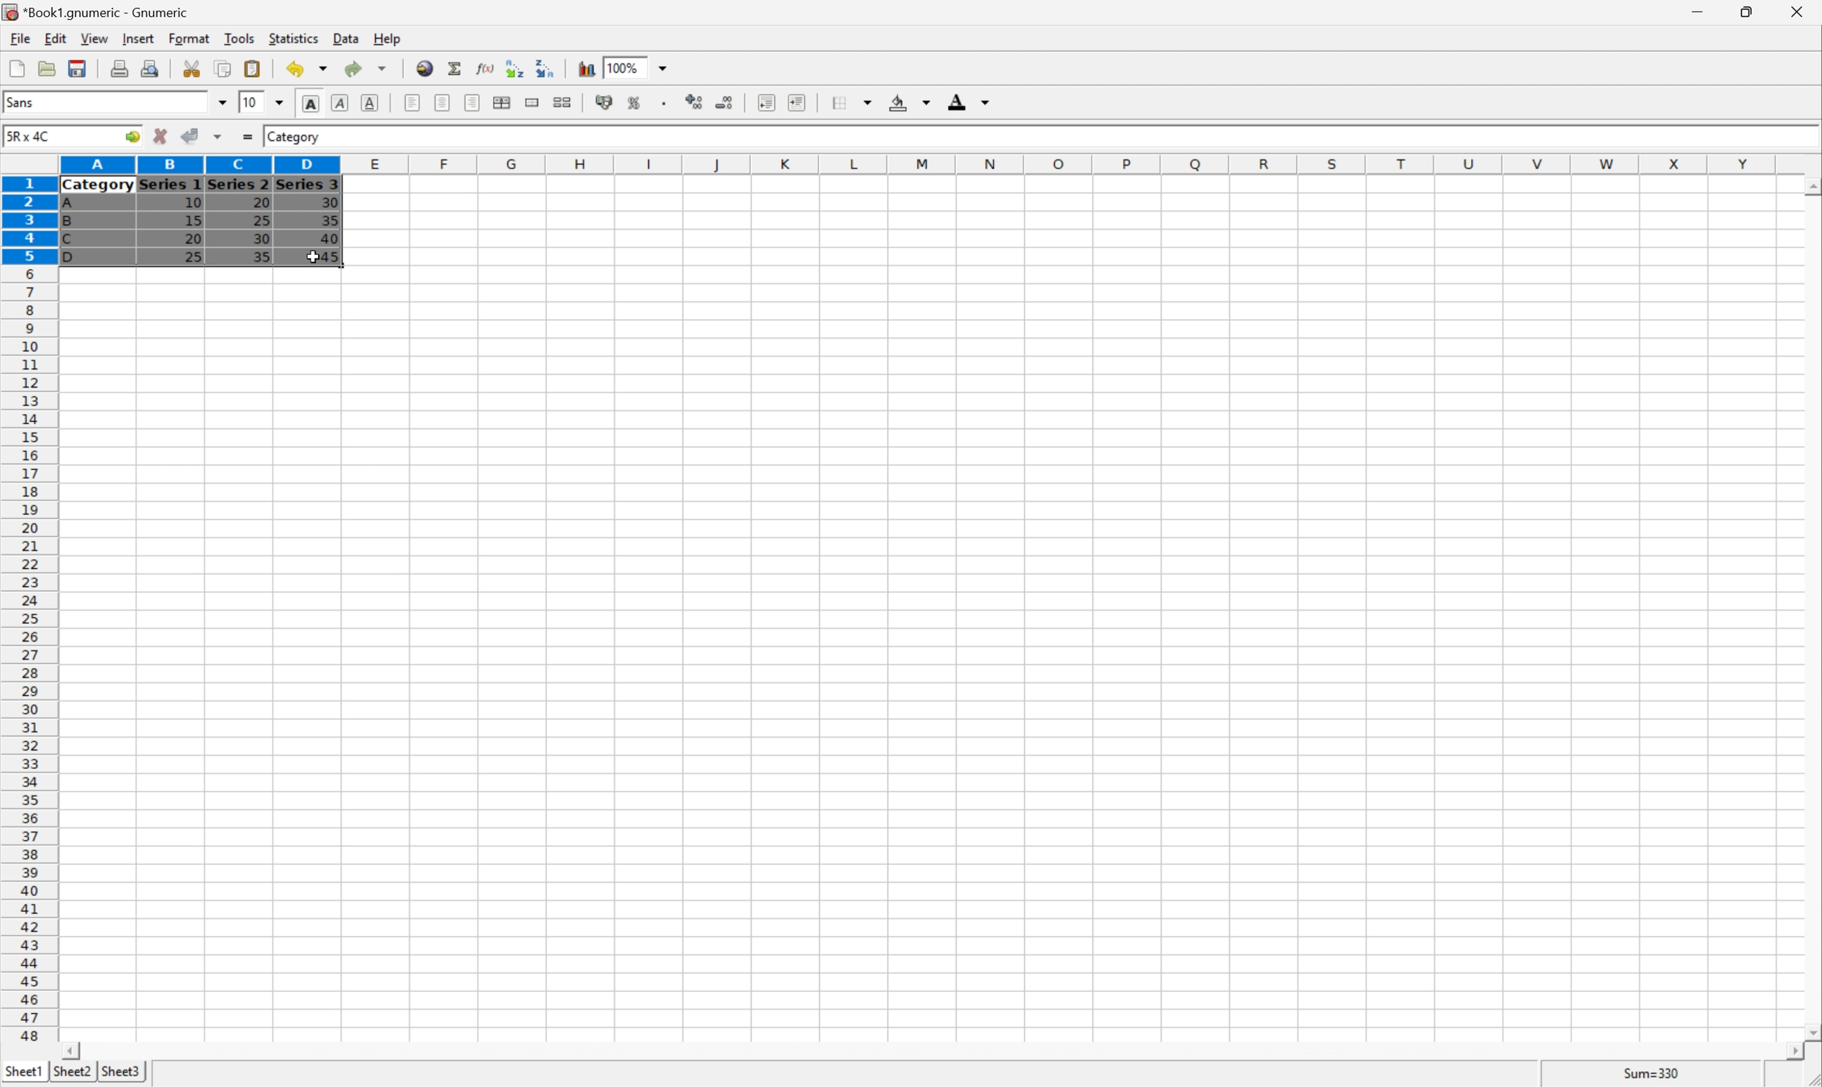  Describe the element at coordinates (1789, 1053) in the screenshot. I see `Scroll Right` at that location.